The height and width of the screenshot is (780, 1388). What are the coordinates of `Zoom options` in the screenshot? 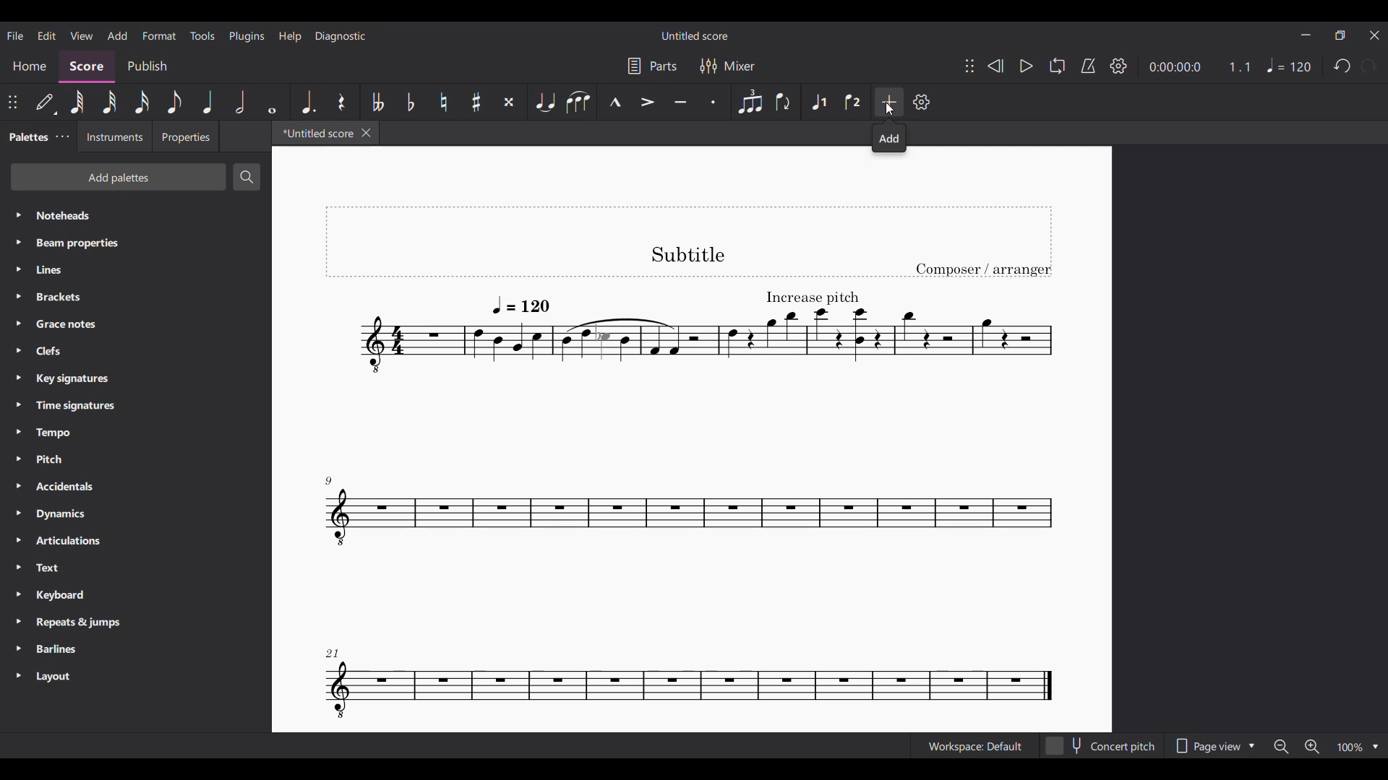 It's located at (1358, 747).